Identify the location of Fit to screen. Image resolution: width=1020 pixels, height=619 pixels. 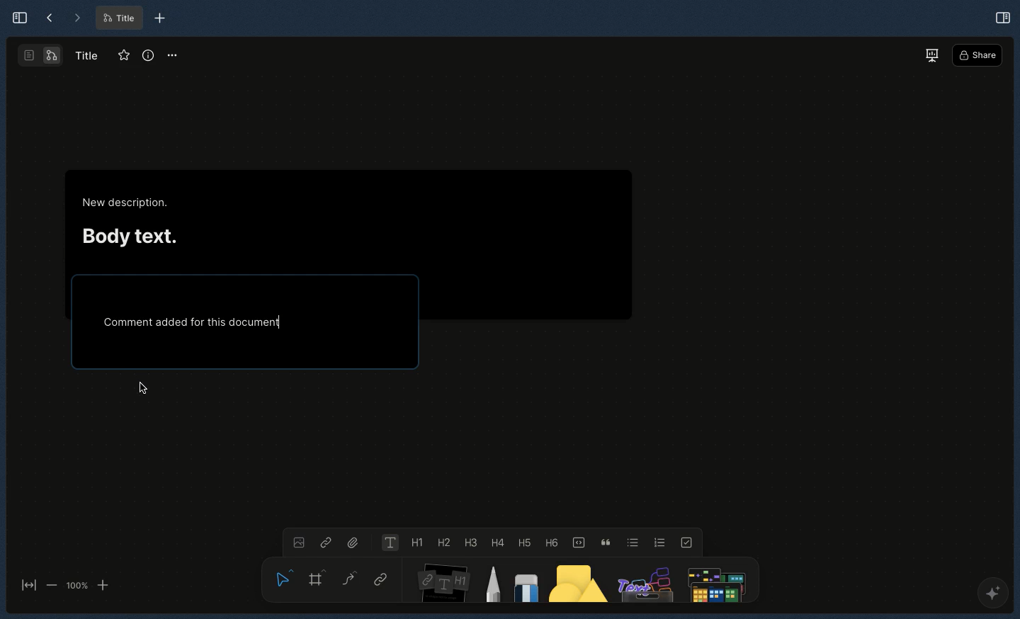
(27, 586).